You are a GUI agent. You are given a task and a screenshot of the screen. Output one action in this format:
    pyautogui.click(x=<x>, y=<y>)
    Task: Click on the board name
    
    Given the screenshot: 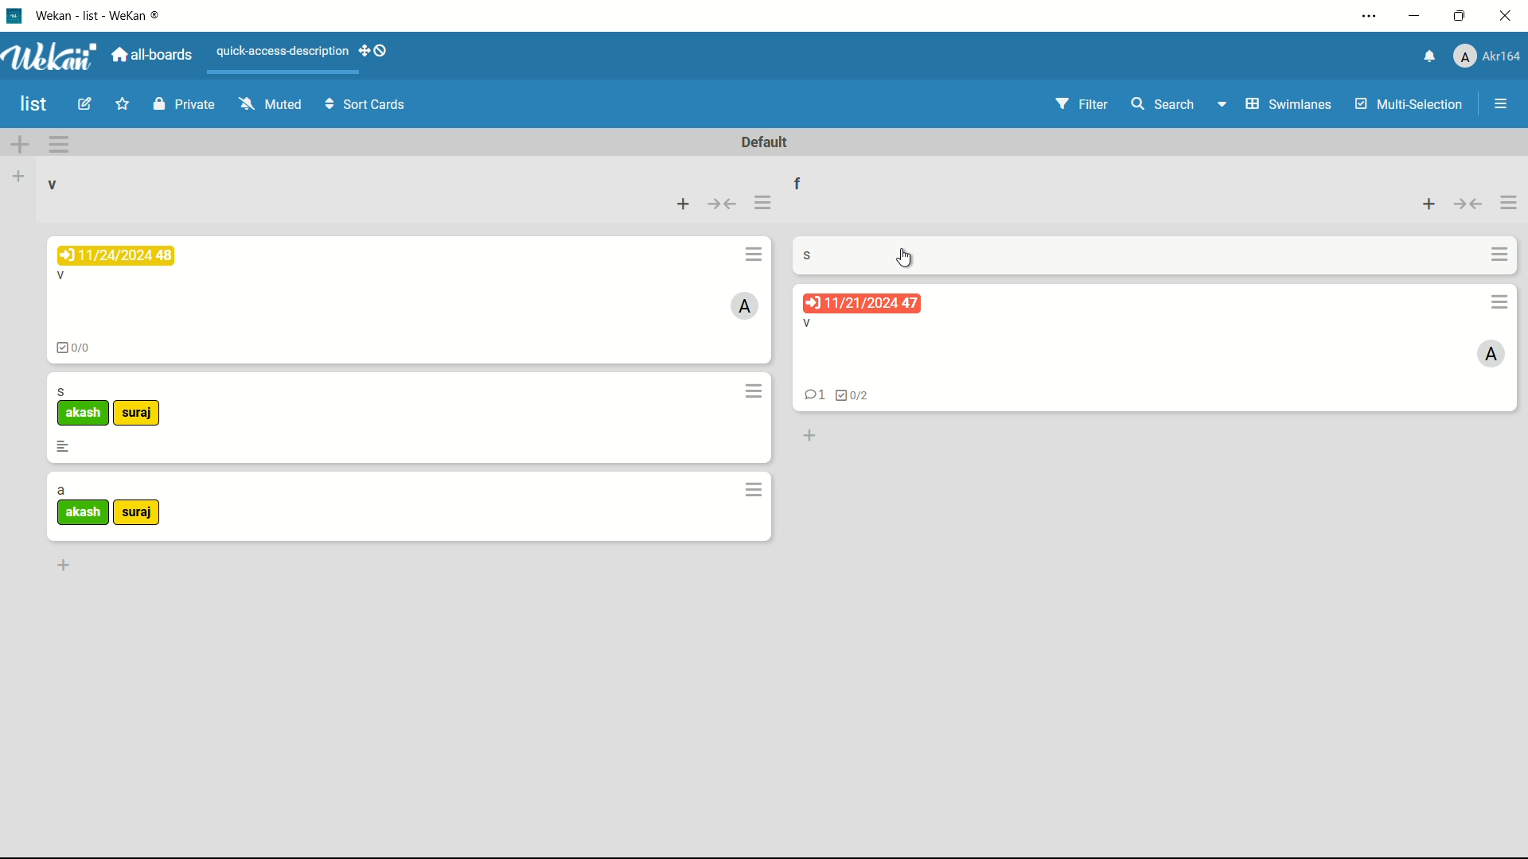 What is the action you would take?
    pyautogui.click(x=34, y=105)
    